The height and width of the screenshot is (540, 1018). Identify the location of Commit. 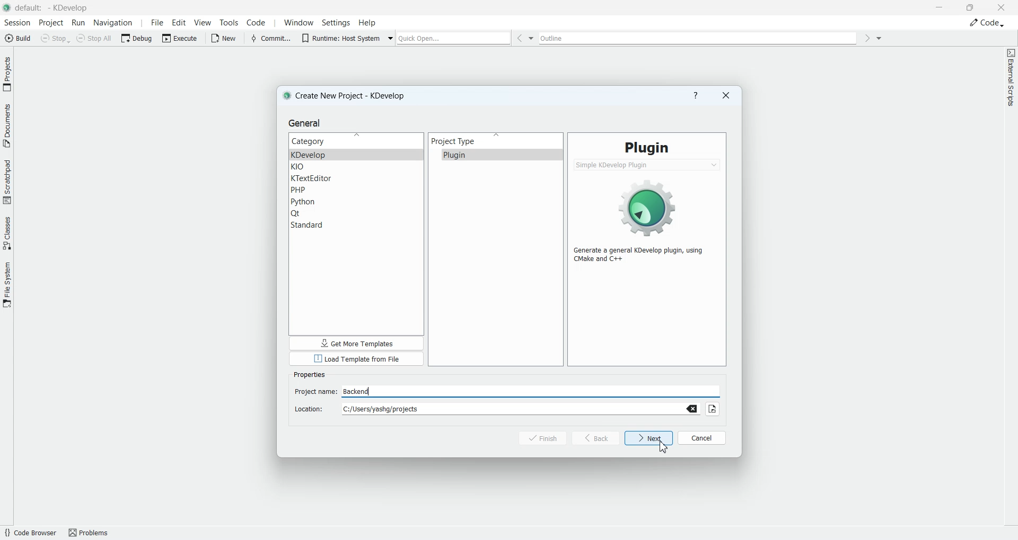
(270, 38).